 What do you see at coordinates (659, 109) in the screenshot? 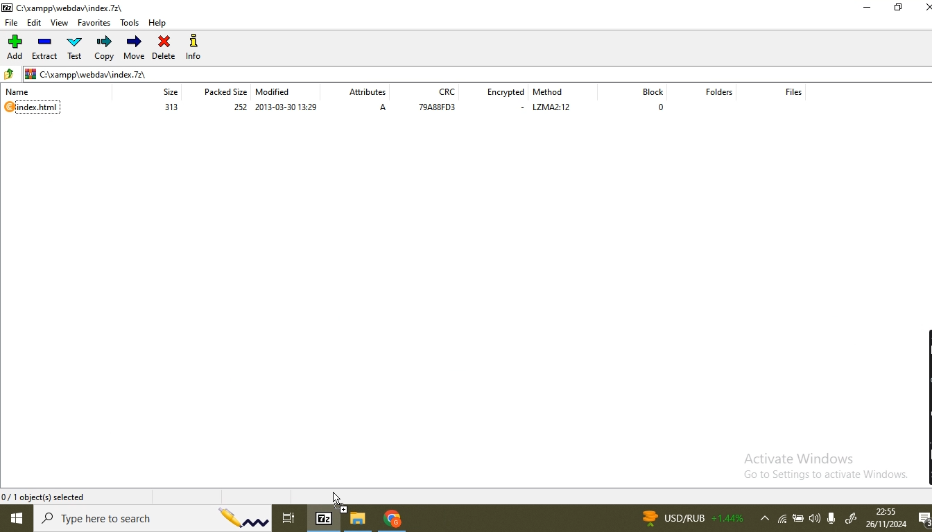
I see `0` at bounding box center [659, 109].